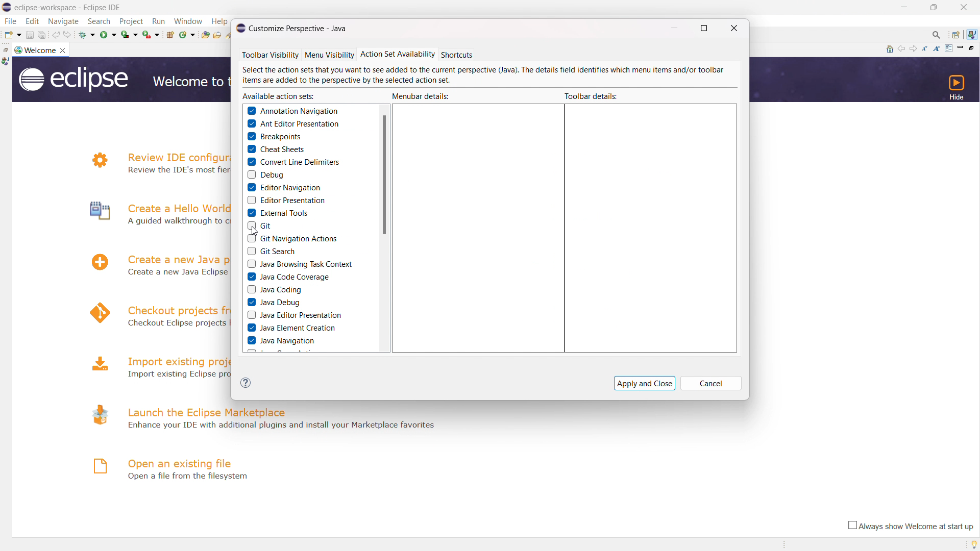 This screenshot has height=551, width=980. I want to click on window, so click(187, 21).